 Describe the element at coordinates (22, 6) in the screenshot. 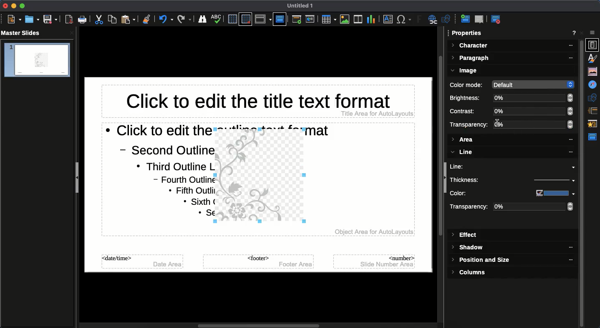

I see `Maximize` at that location.